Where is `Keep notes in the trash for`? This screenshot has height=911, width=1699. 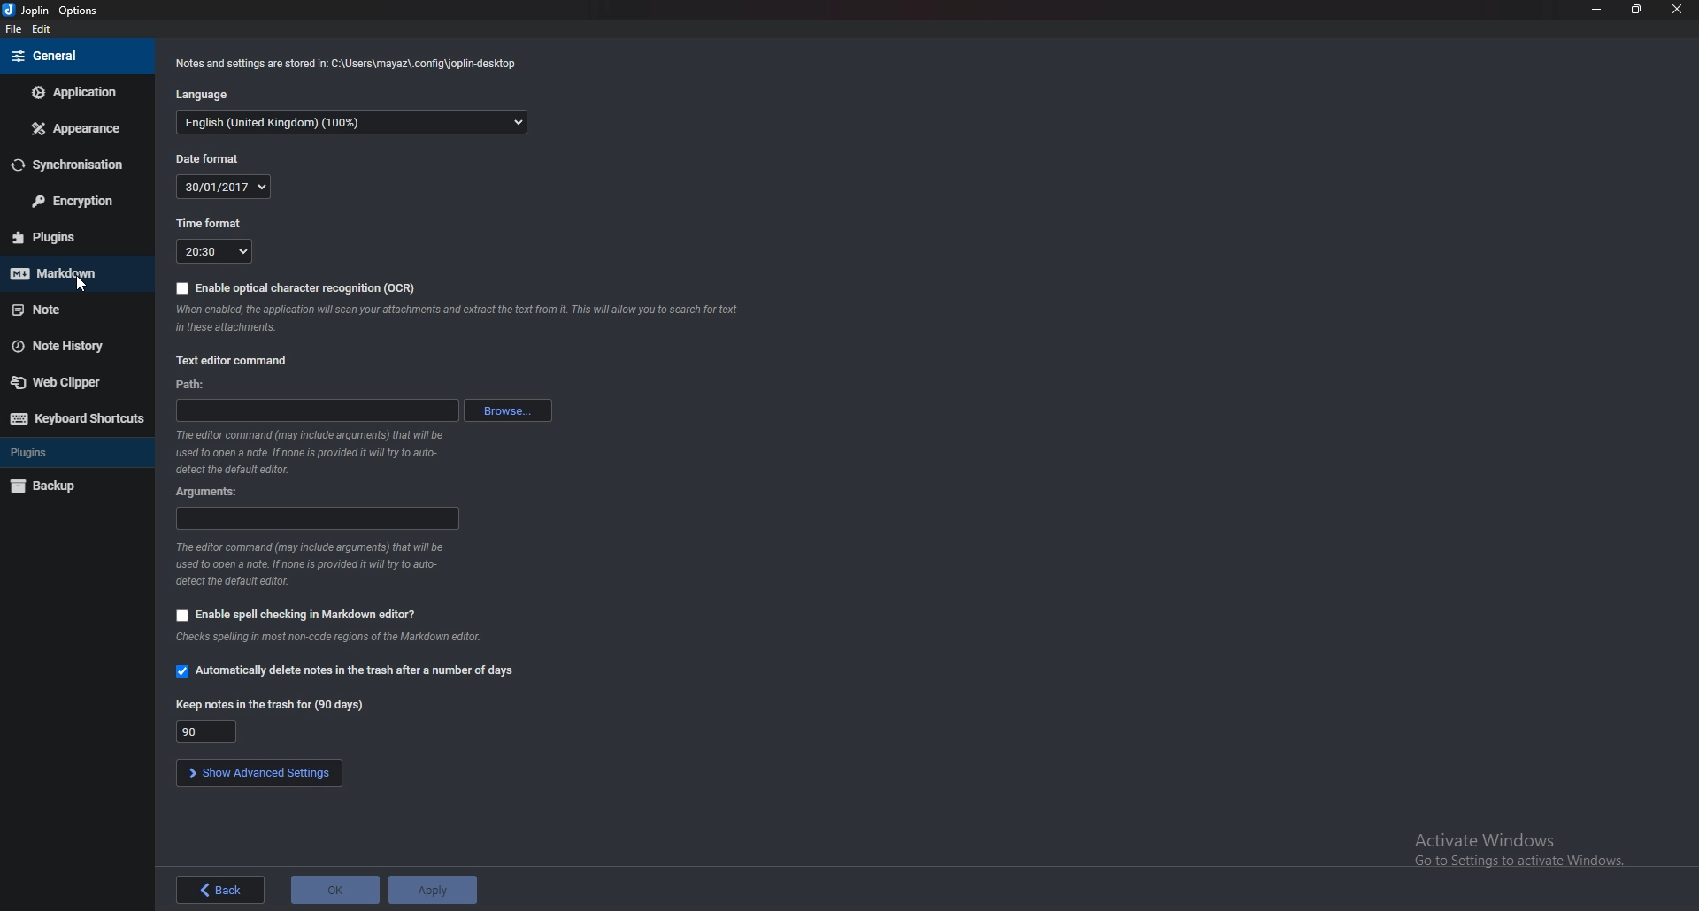
Keep notes in the trash for is located at coordinates (272, 704).